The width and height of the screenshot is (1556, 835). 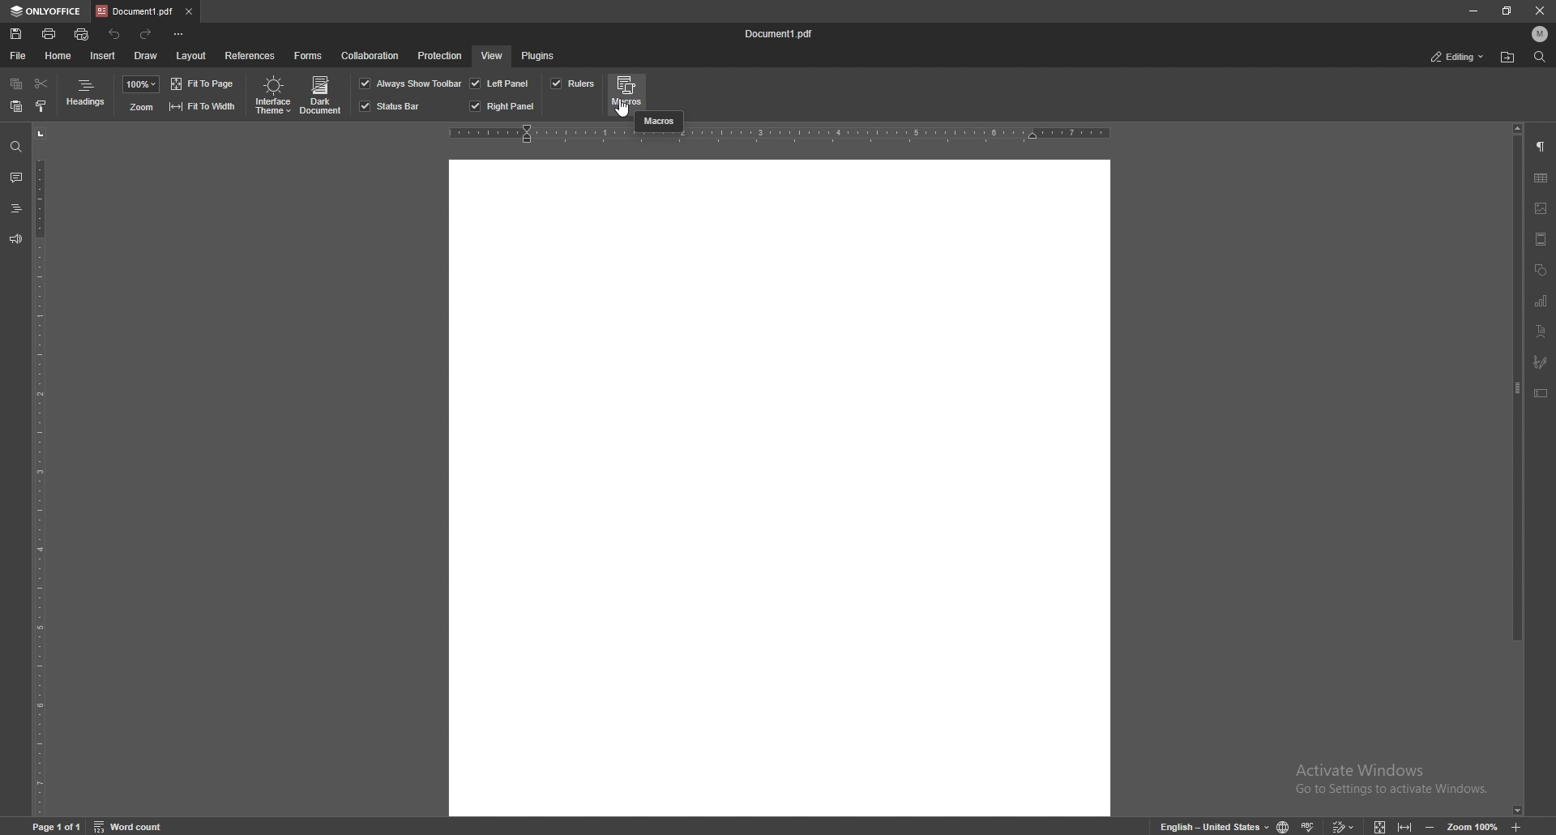 What do you see at coordinates (624, 108) in the screenshot?
I see `cursor` at bounding box center [624, 108].